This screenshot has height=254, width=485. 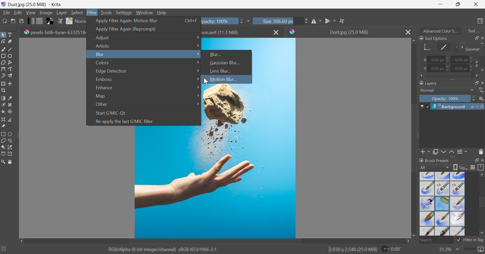 What do you see at coordinates (62, 12) in the screenshot?
I see `Layer` at bounding box center [62, 12].